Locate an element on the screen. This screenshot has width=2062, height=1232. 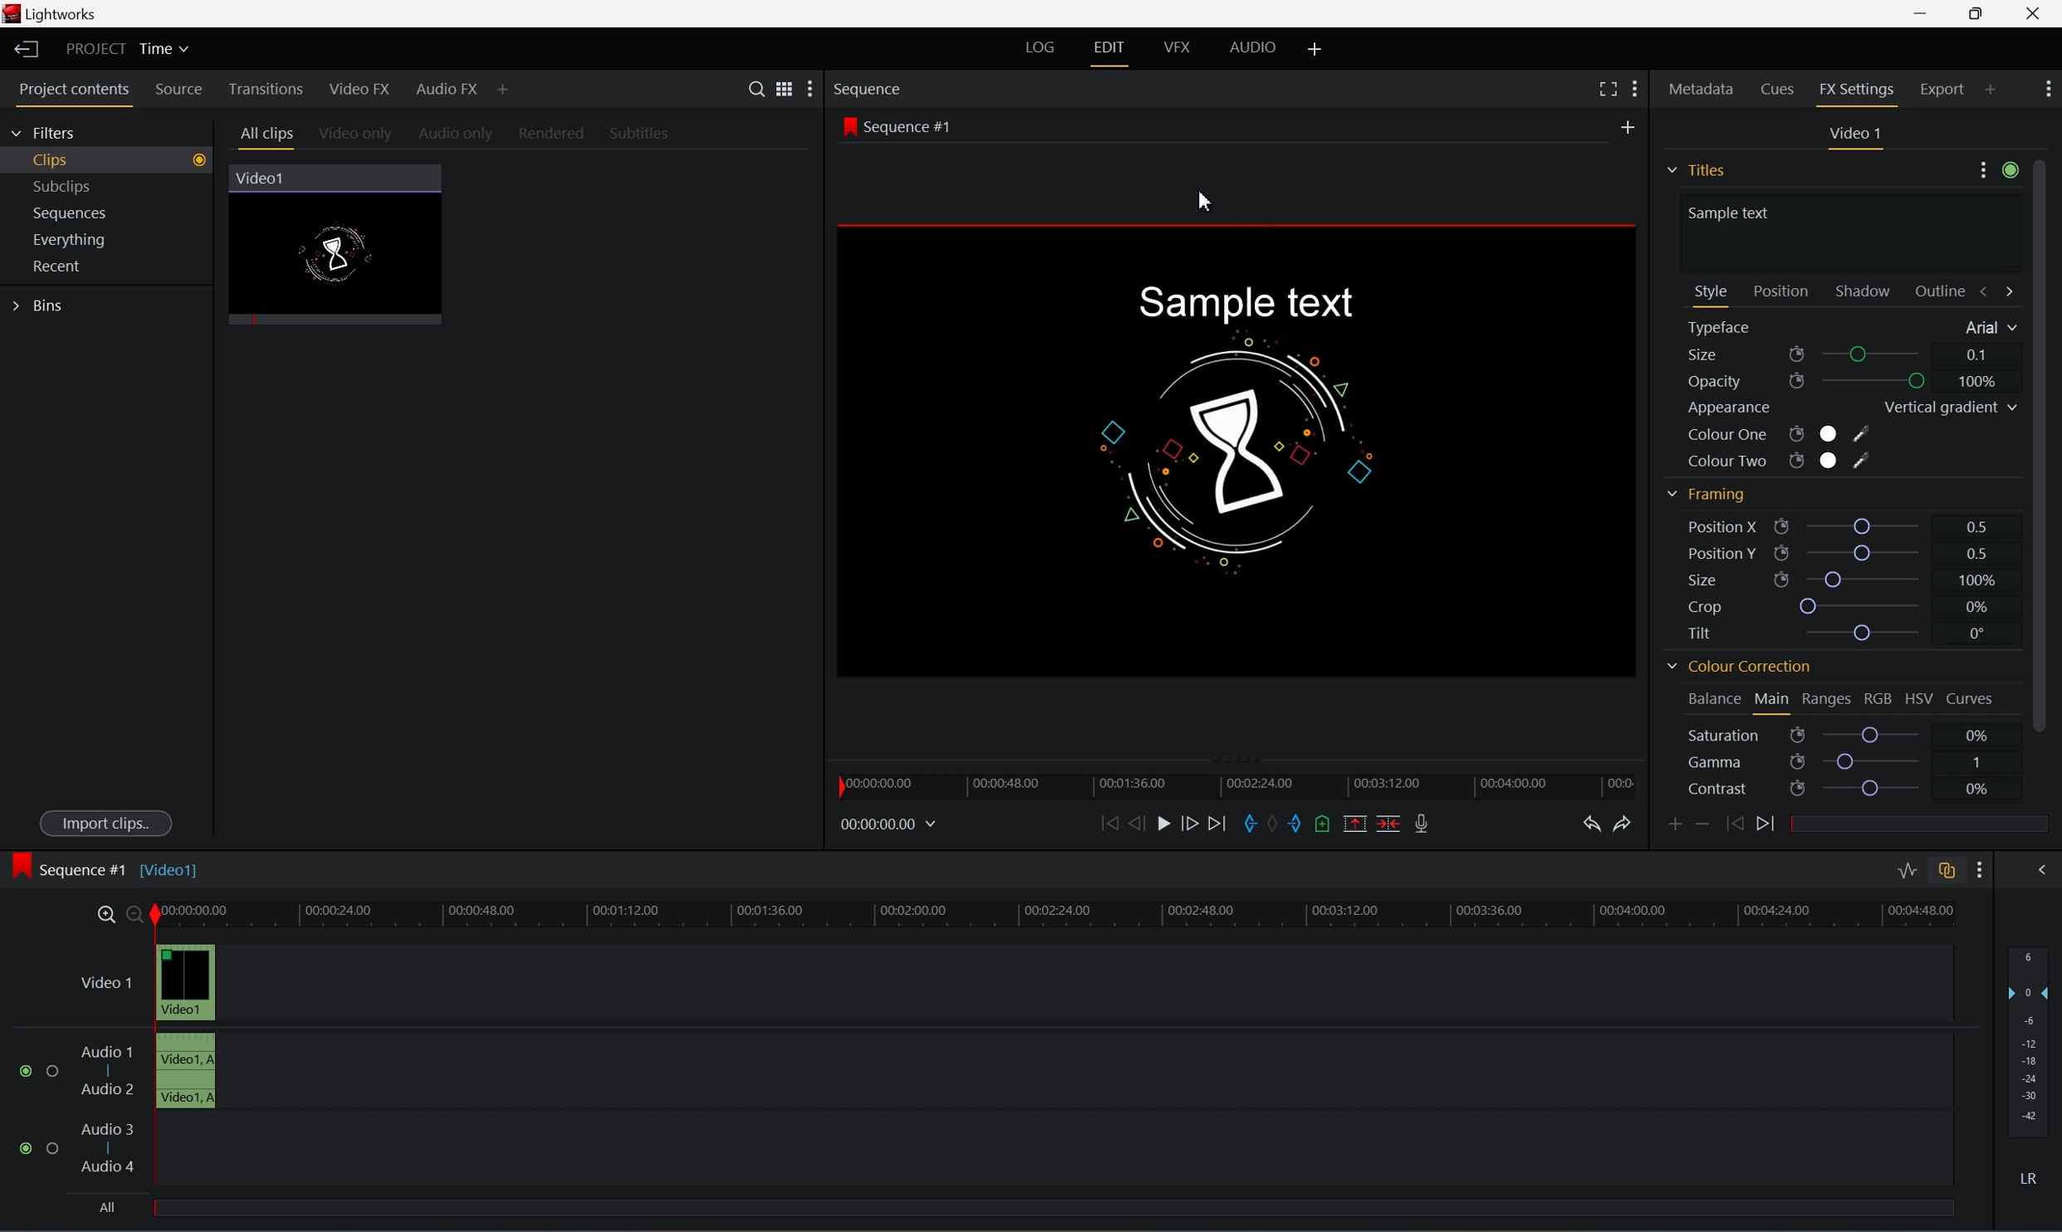
arial is located at coordinates (1987, 329).